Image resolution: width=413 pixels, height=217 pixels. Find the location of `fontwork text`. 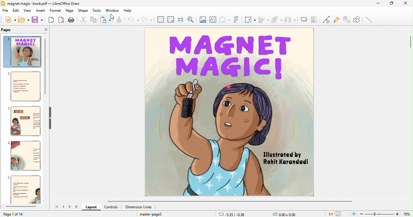

fontwork text is located at coordinates (236, 20).